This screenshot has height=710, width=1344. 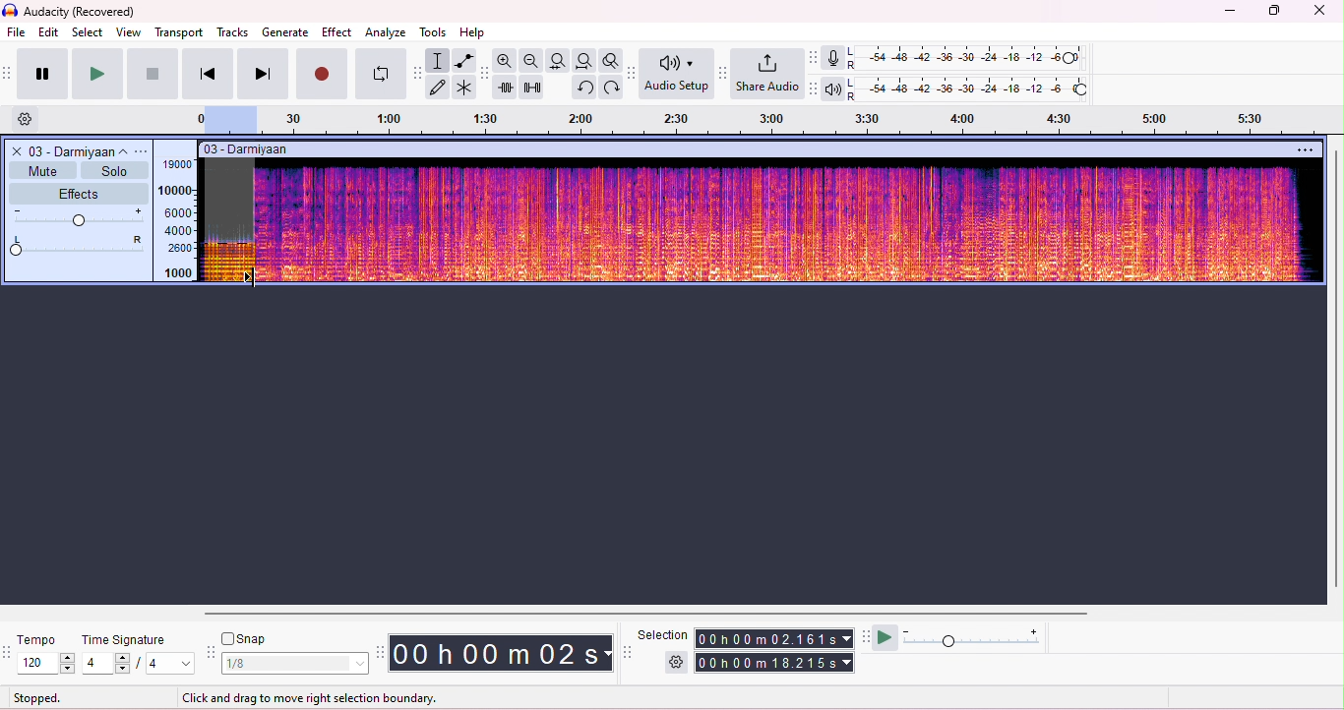 I want to click on tracks, so click(x=233, y=33).